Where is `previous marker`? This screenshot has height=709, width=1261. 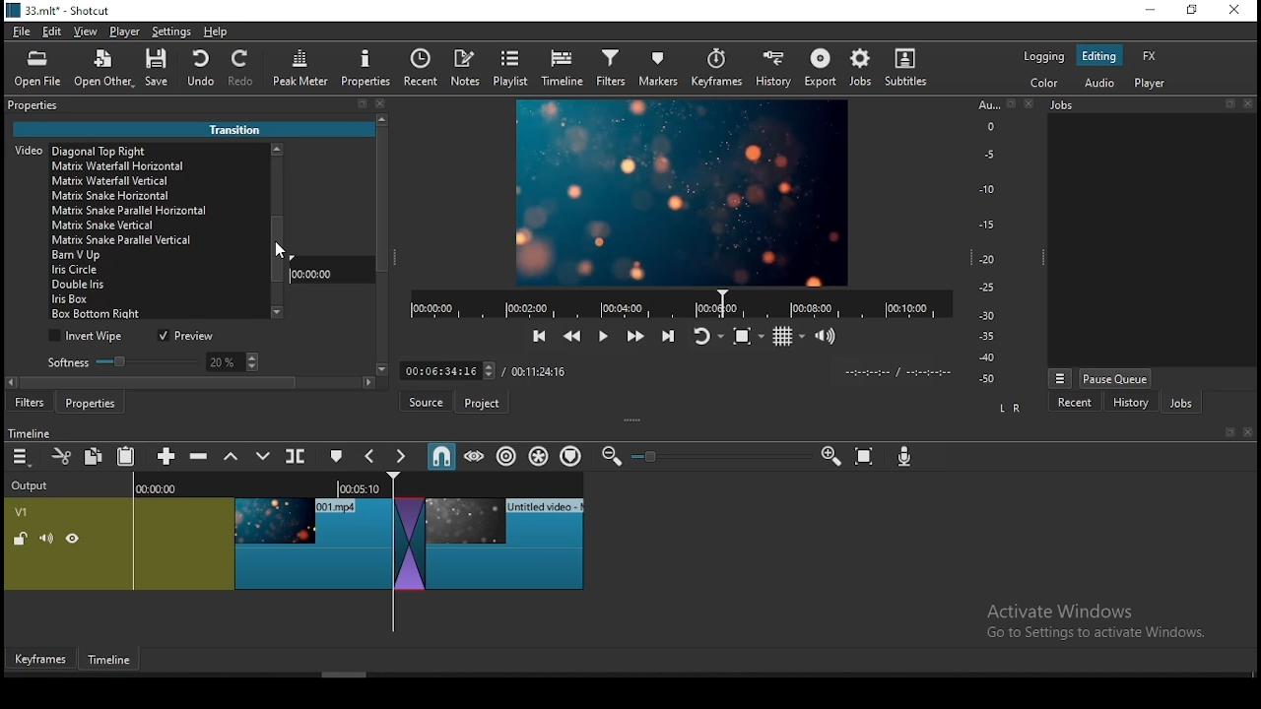
previous marker is located at coordinates (371, 456).